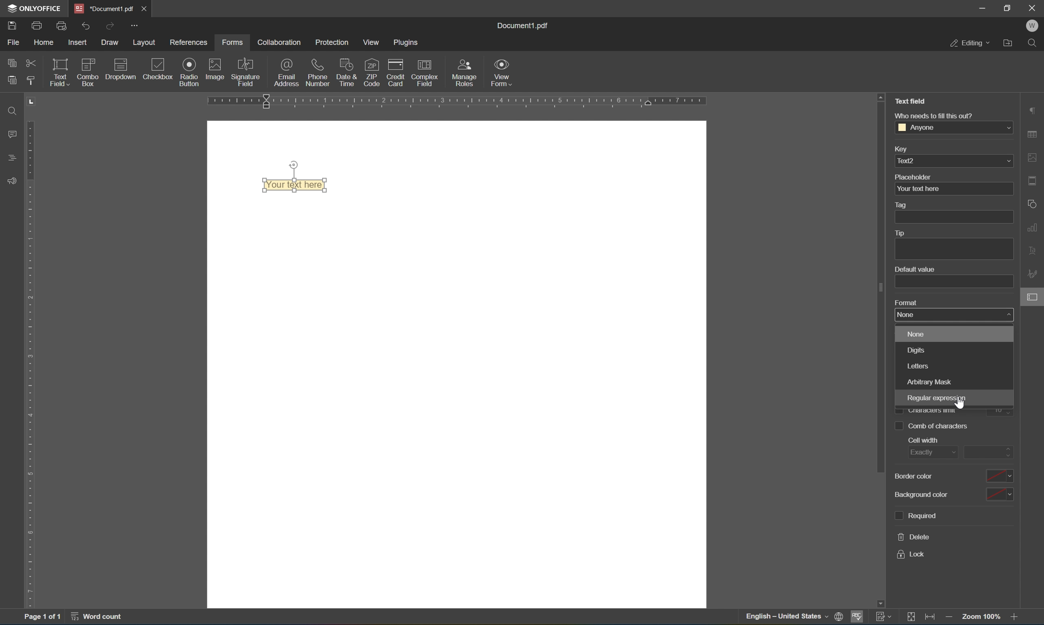 This screenshot has height=625, width=1044. What do you see at coordinates (929, 380) in the screenshot?
I see `arbitrary mask` at bounding box center [929, 380].